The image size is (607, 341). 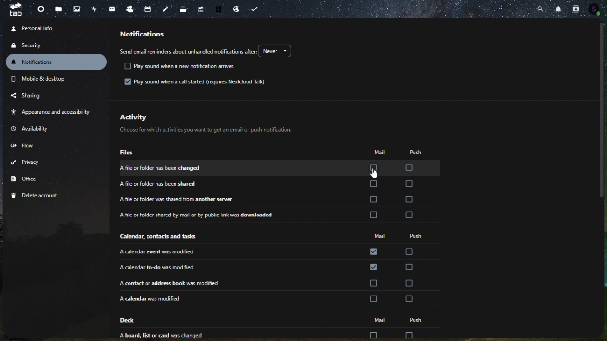 What do you see at coordinates (375, 215) in the screenshot?
I see `check box` at bounding box center [375, 215].